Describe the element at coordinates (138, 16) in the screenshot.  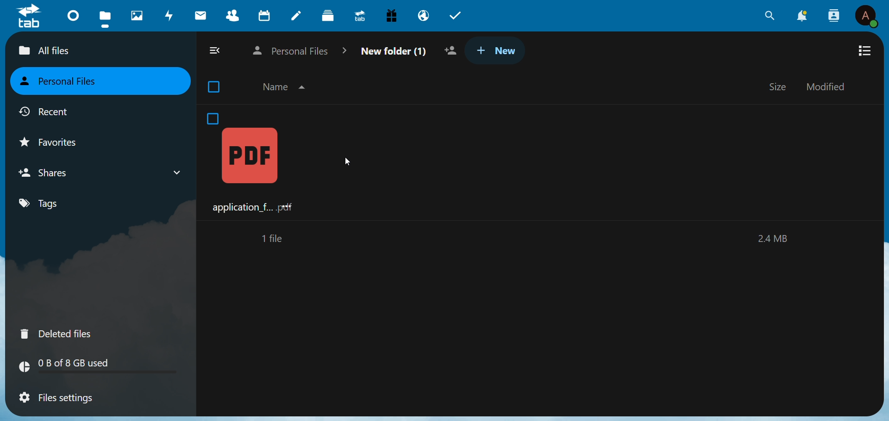
I see `hindi` at that location.